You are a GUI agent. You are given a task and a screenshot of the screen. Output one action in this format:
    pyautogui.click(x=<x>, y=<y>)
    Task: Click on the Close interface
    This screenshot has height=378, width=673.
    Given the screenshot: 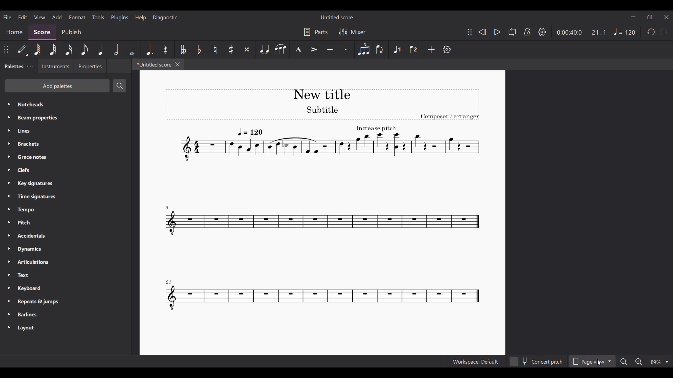 What is the action you would take?
    pyautogui.click(x=666, y=17)
    